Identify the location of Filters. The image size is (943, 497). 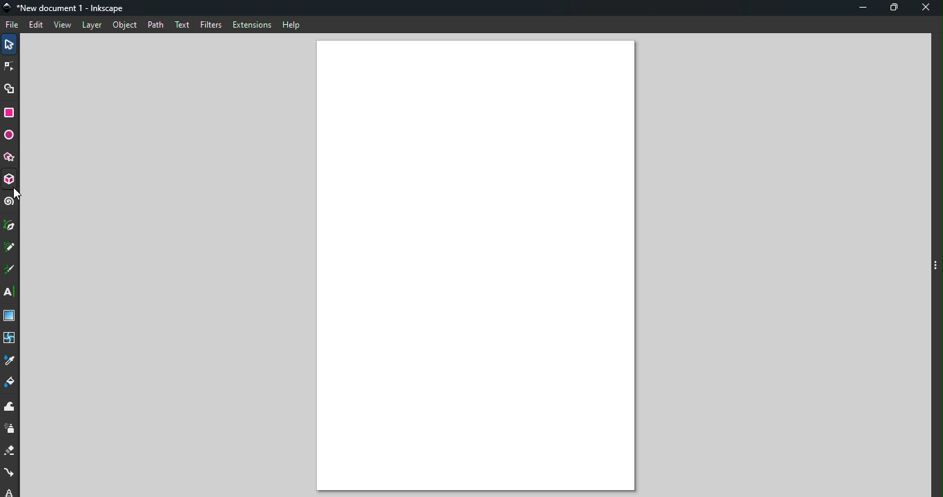
(212, 24).